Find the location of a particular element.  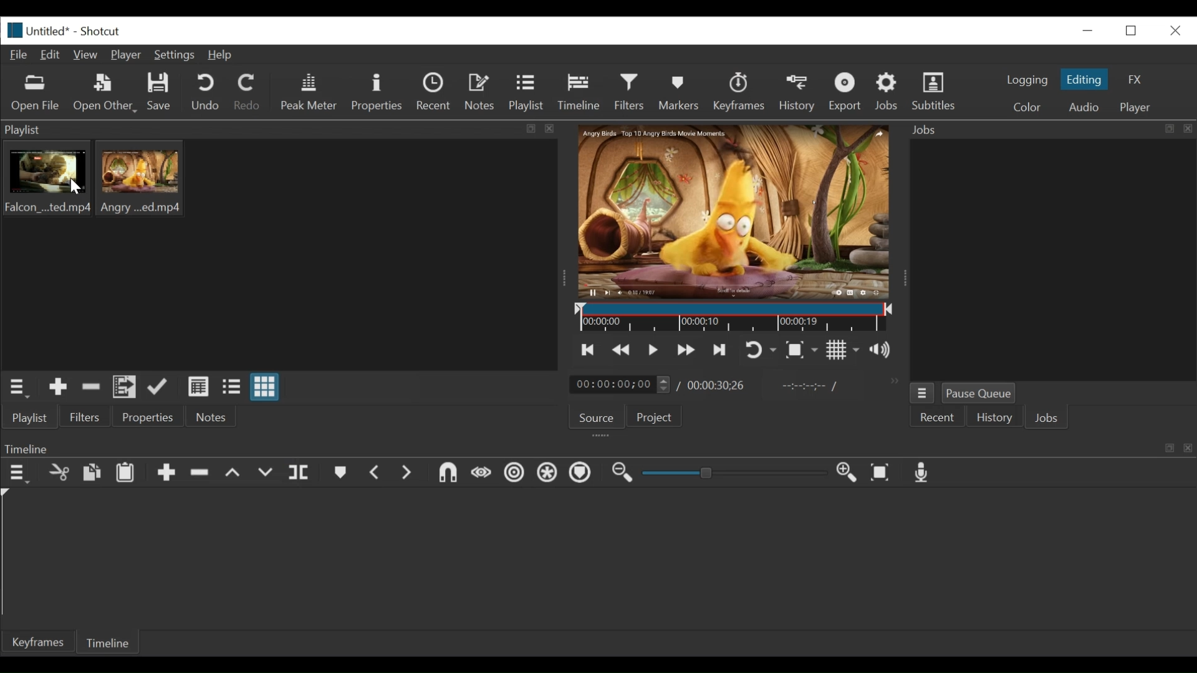

Help is located at coordinates (220, 55).